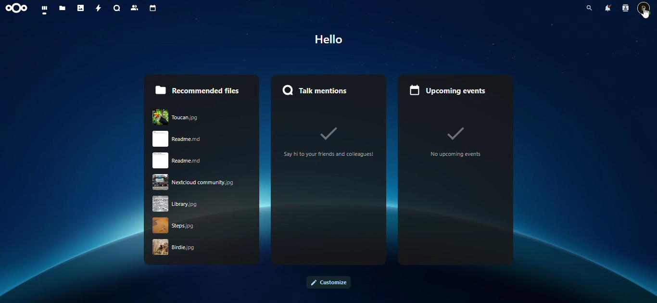 The height and width of the screenshot is (303, 657). Describe the element at coordinates (625, 8) in the screenshot. I see `contacts` at that location.